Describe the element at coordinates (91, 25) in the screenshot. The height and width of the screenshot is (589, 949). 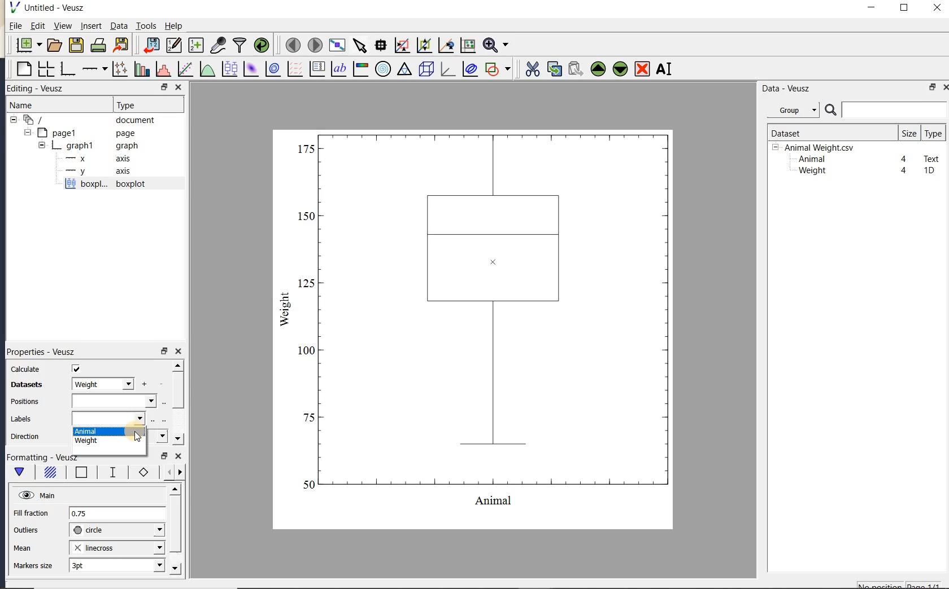
I see `insert` at that location.